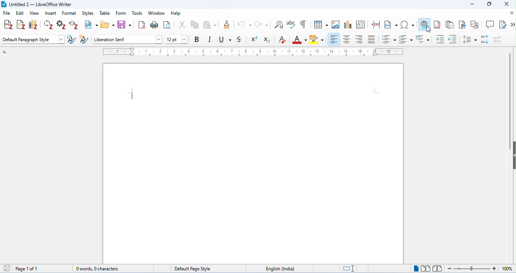 This screenshot has width=516, height=273. What do you see at coordinates (406, 40) in the screenshot?
I see `numbered style` at bounding box center [406, 40].